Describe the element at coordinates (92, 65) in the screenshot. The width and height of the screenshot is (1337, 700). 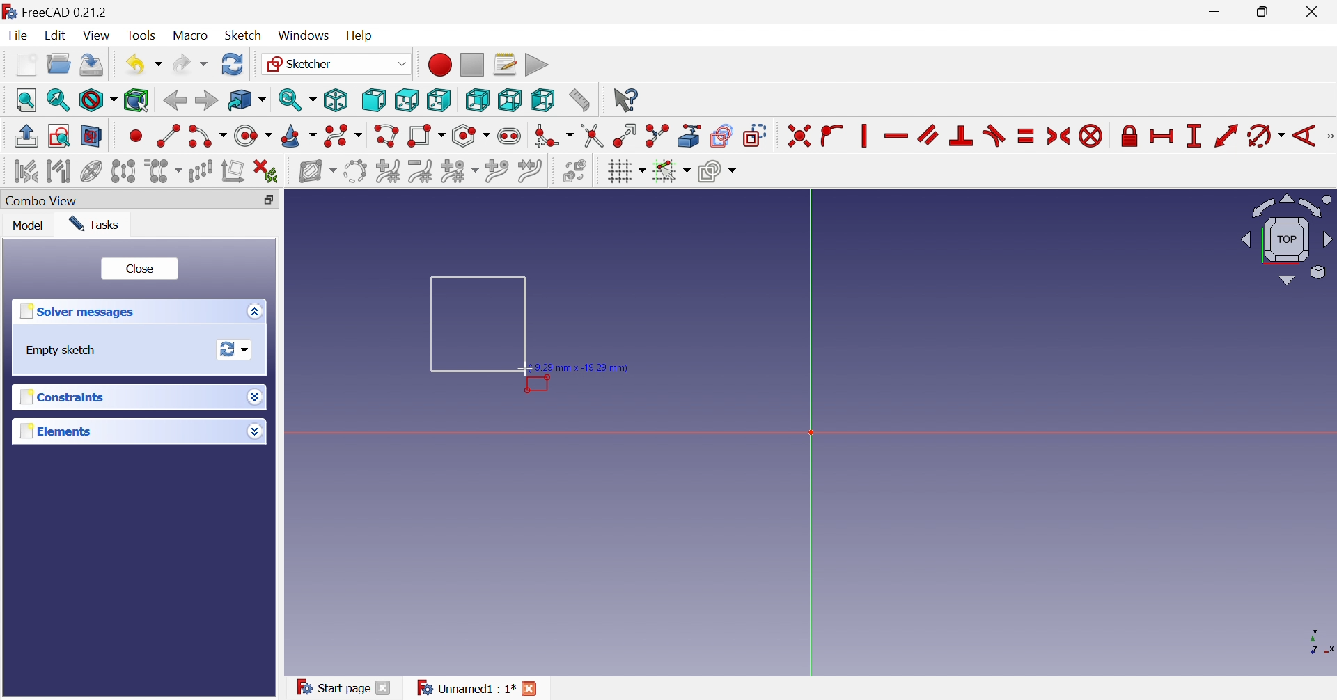
I see `Save` at that location.